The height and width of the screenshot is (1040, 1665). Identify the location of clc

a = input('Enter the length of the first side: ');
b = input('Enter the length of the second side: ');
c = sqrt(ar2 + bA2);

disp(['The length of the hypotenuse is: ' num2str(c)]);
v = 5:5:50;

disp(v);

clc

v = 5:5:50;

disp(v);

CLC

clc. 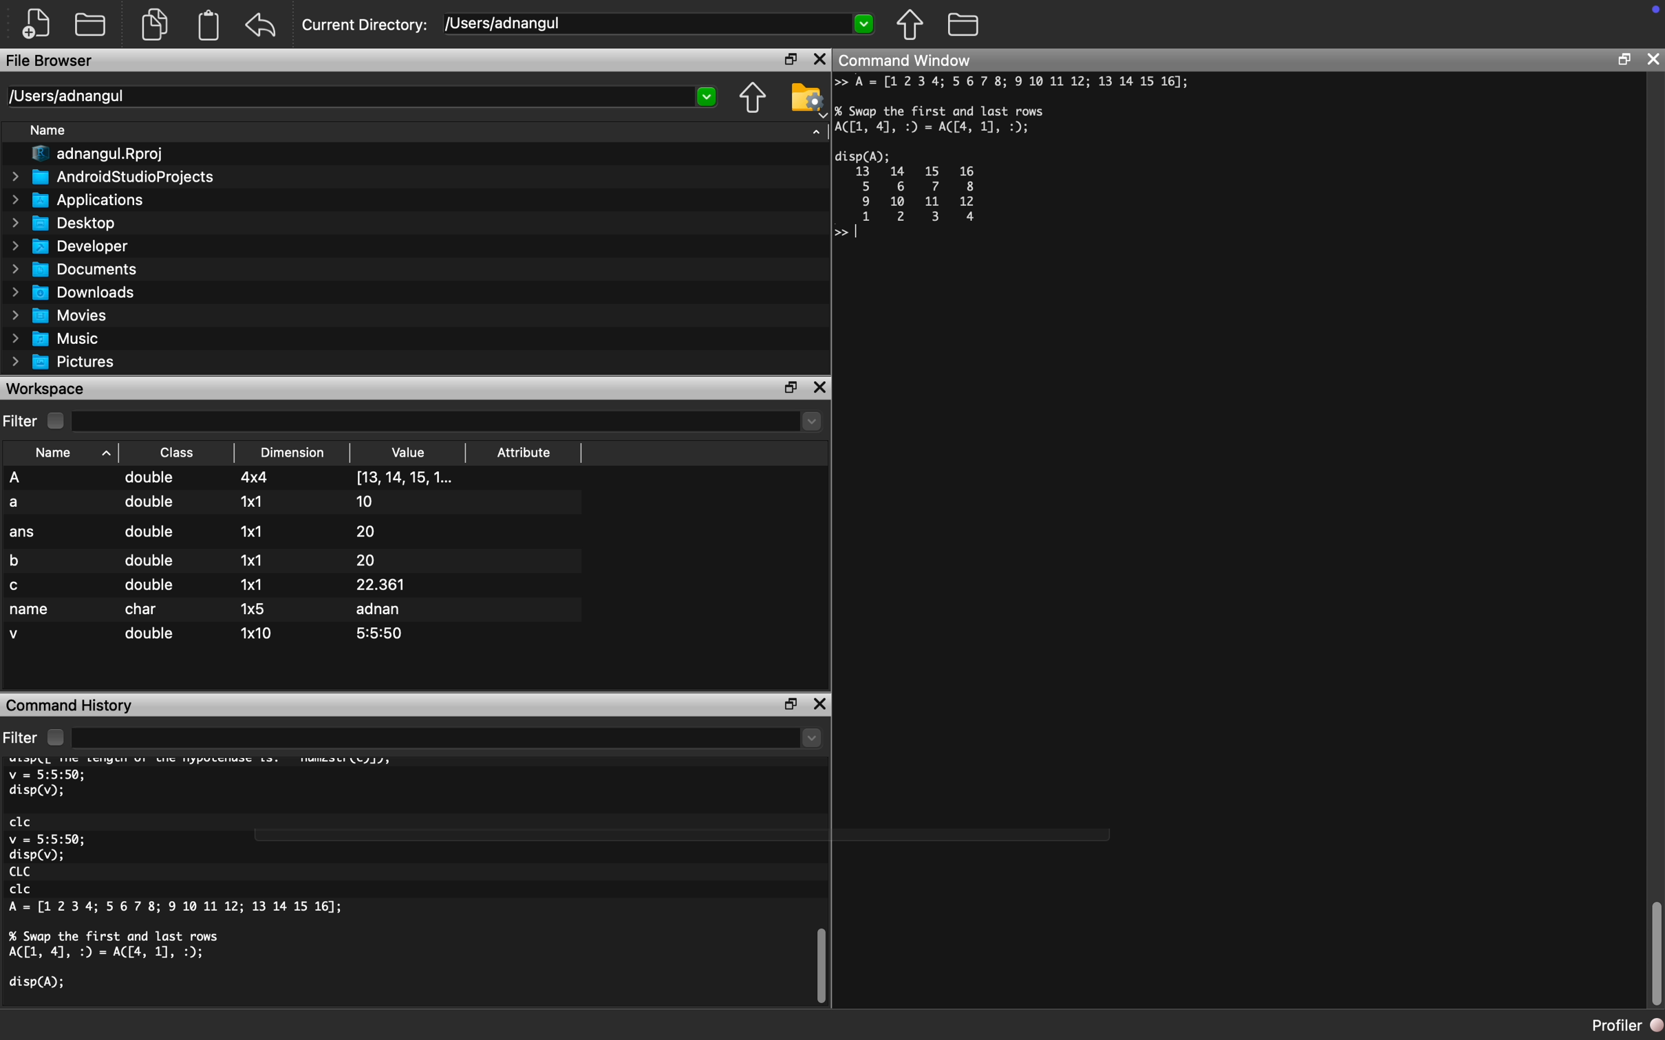
(246, 887).